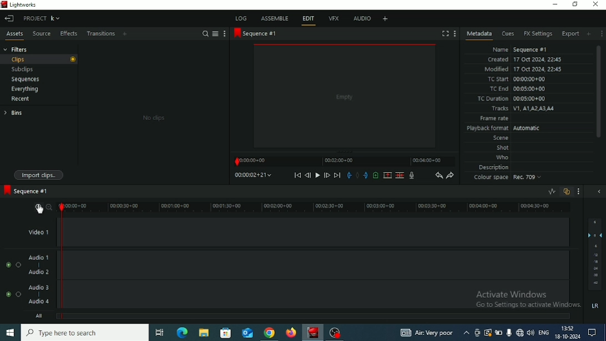  Describe the element at coordinates (126, 33) in the screenshot. I see `Add panel` at that location.